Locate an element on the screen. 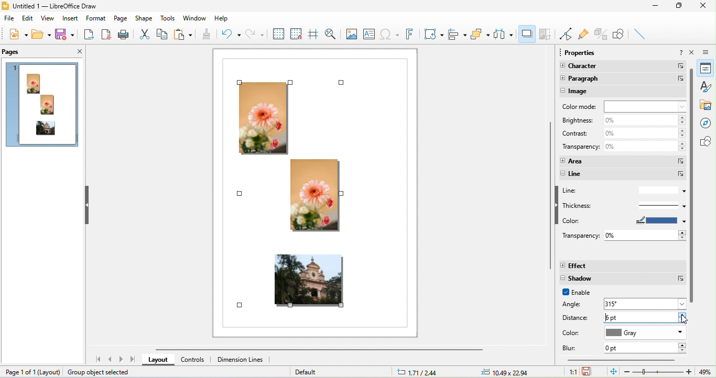 The height and width of the screenshot is (378, 716). 1:1 is located at coordinates (569, 372).